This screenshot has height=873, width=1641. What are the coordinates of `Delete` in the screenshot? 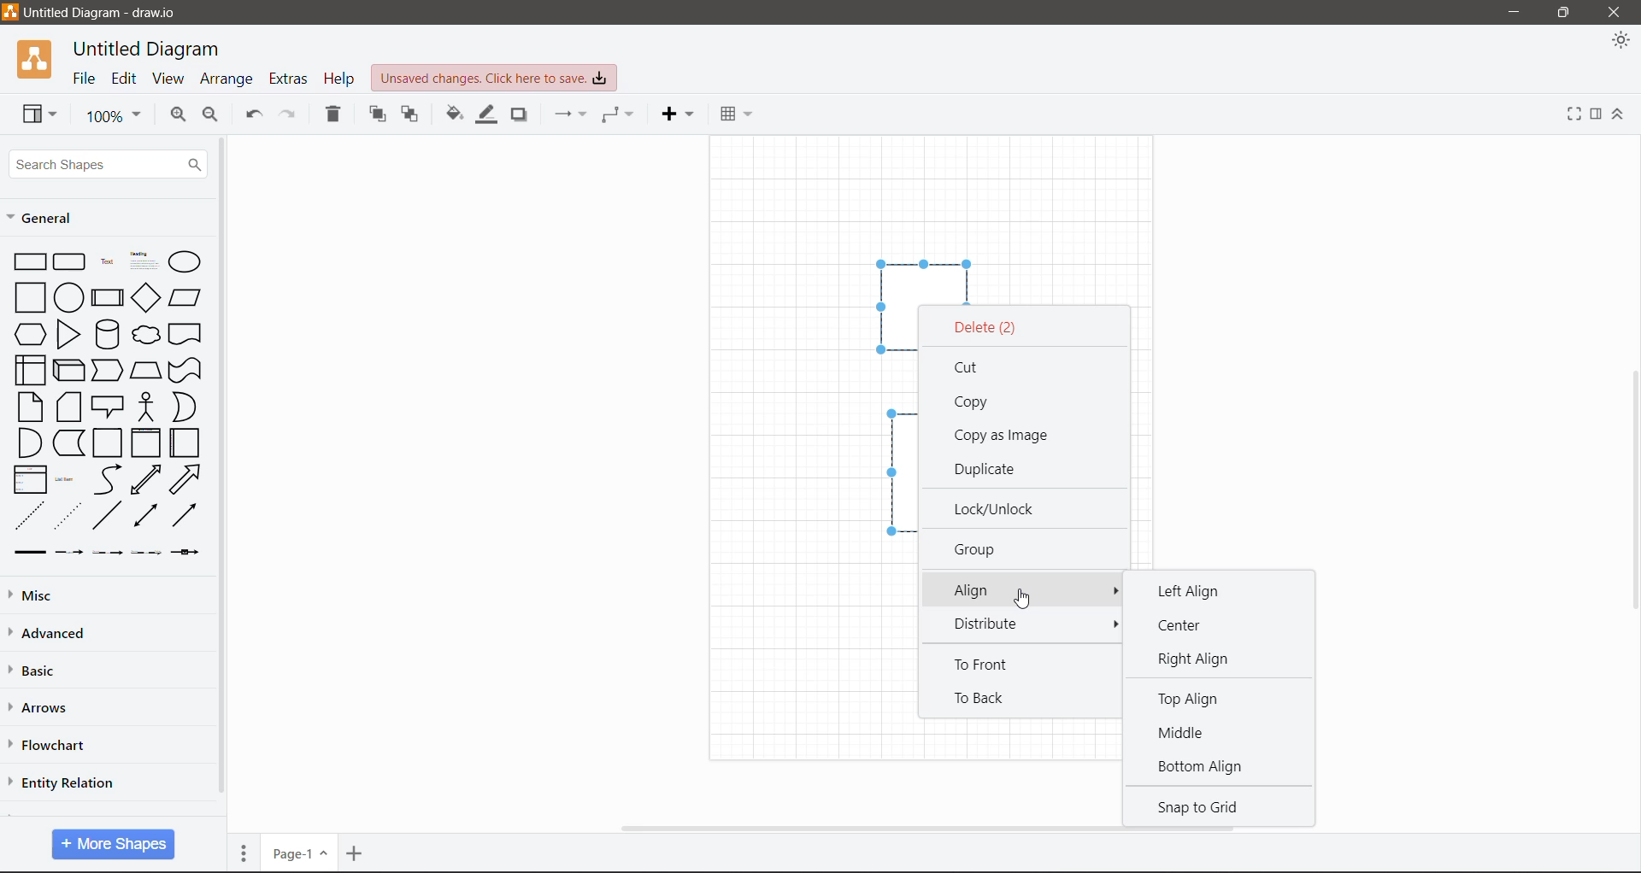 It's located at (332, 116).